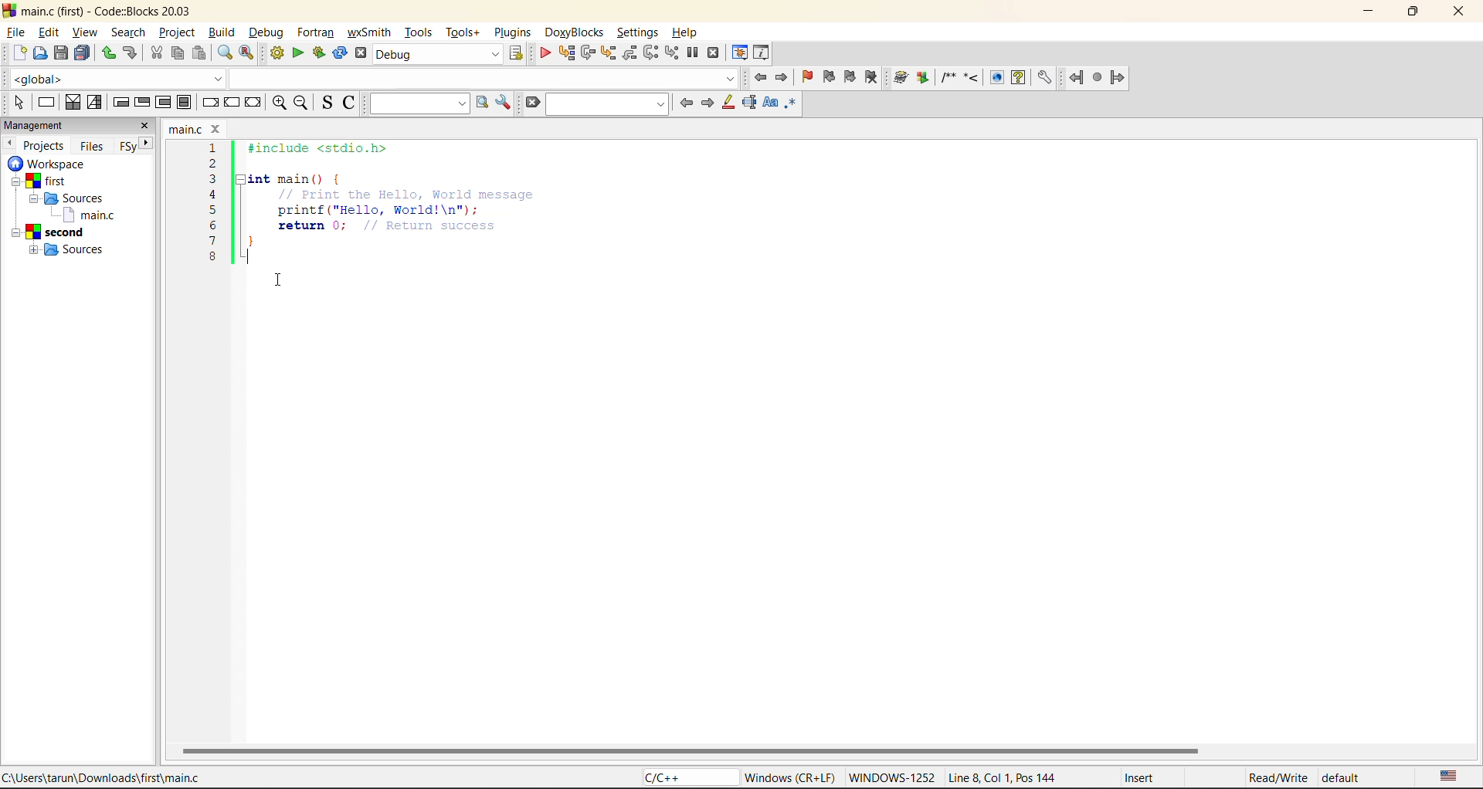  Describe the element at coordinates (1278, 775) in the screenshot. I see `Read/write` at that location.